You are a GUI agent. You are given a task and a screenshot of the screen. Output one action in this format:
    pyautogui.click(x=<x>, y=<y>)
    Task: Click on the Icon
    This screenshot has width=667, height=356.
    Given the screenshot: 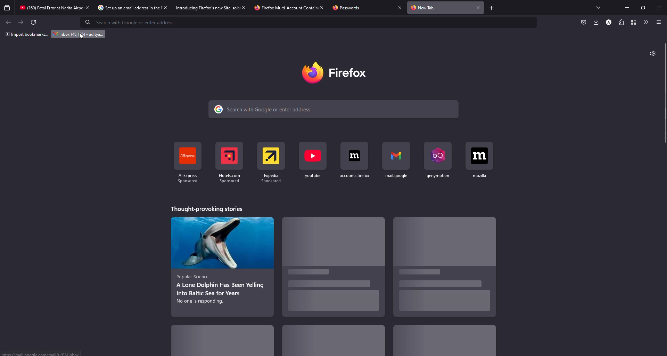 What is the action you would take?
    pyautogui.click(x=479, y=155)
    